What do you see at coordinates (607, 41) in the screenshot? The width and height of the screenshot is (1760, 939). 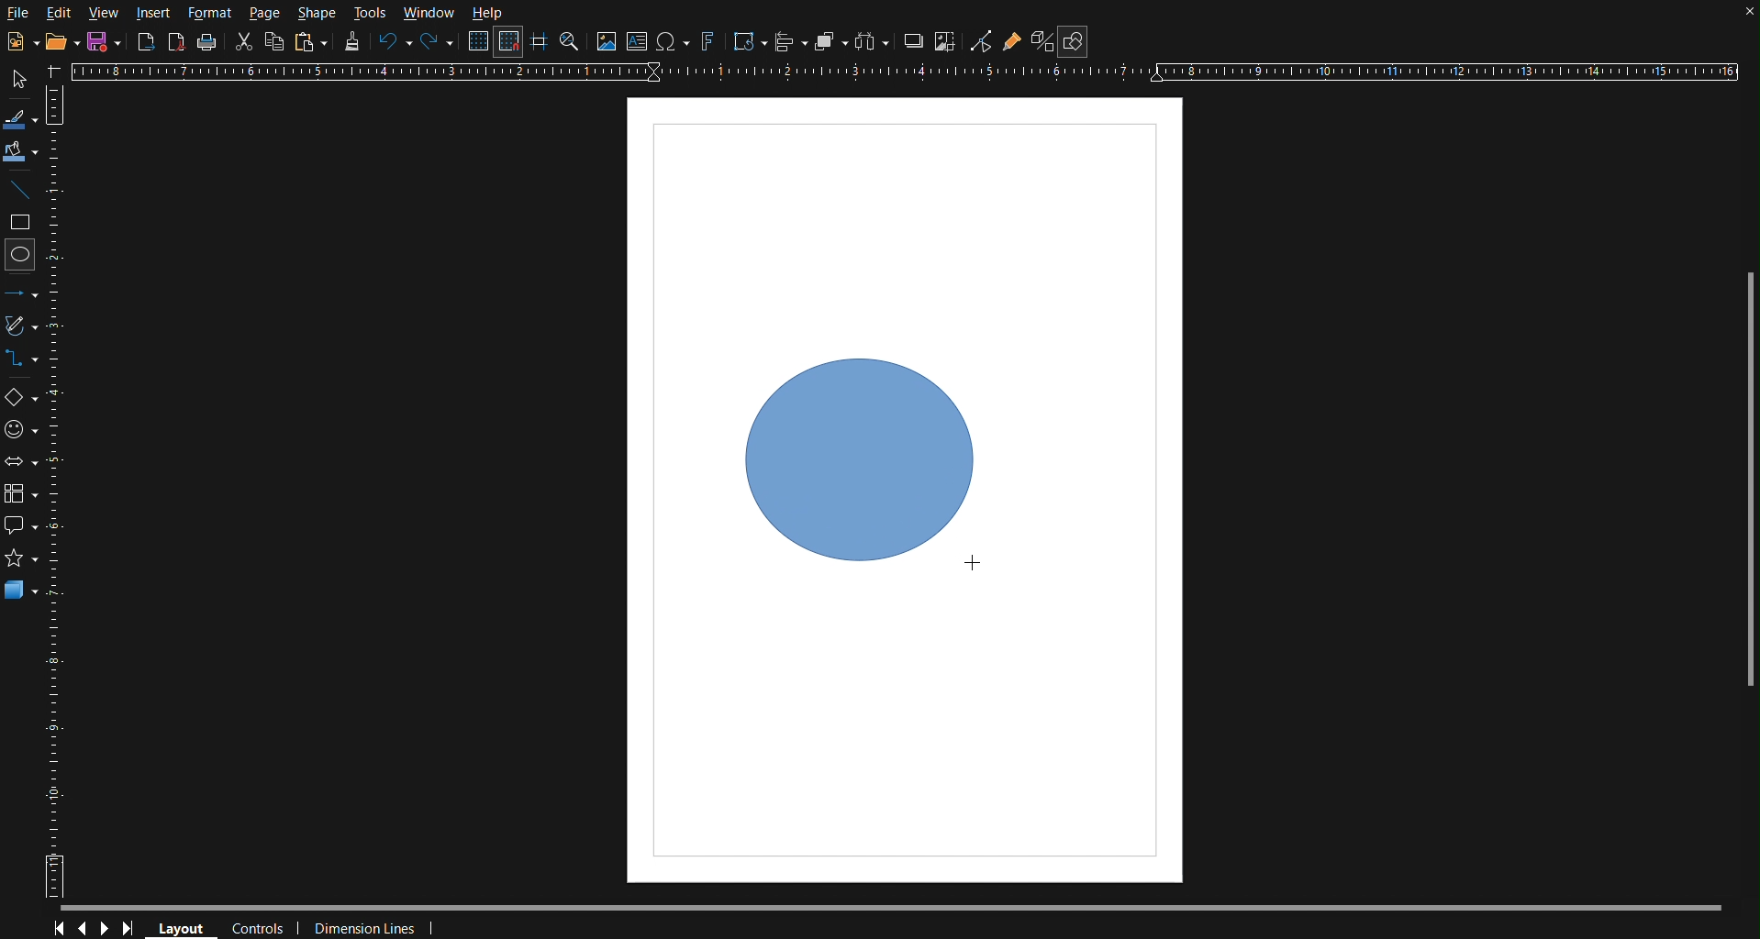 I see `Insert Image` at bounding box center [607, 41].